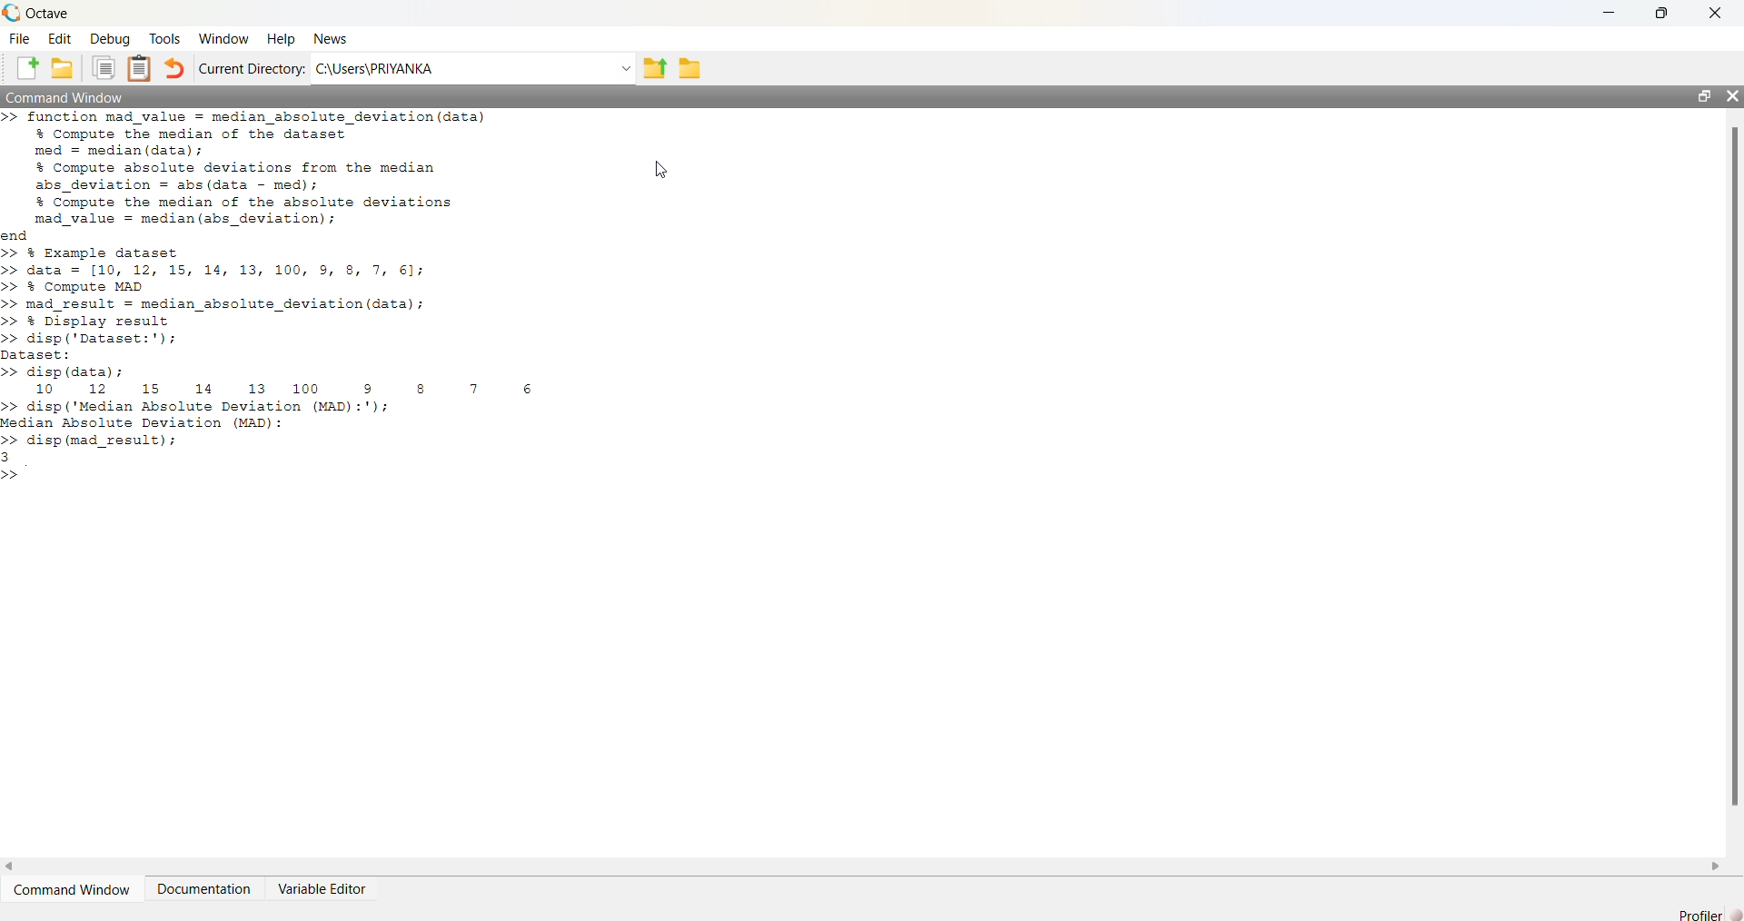 Image resolution: width=1744 pixels, height=921 pixels. Describe the element at coordinates (110, 38) in the screenshot. I see `Debug` at that location.